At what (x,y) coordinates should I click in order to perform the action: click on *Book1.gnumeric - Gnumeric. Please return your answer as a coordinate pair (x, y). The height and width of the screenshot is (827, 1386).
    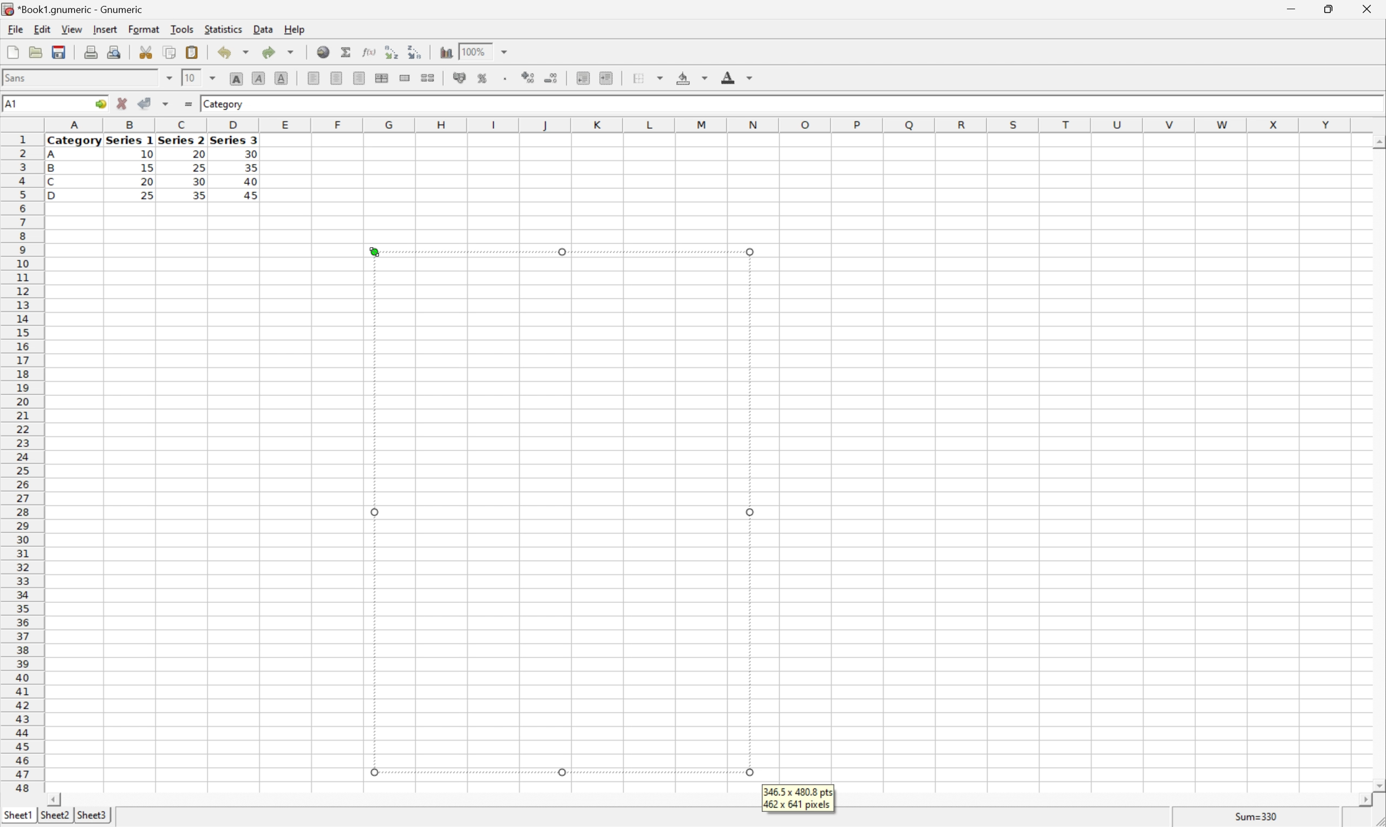
    Looking at the image, I should click on (74, 8).